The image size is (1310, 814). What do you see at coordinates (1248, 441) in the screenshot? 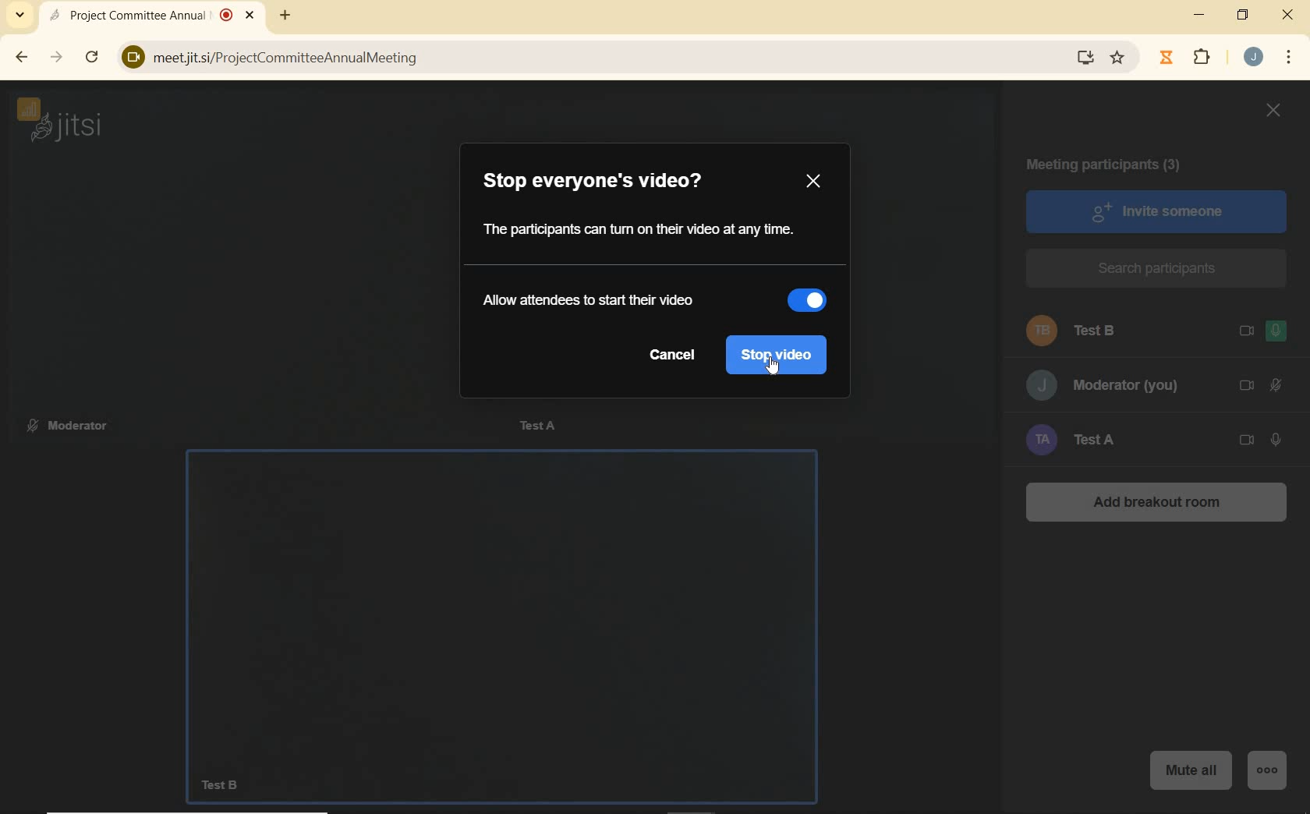
I see `CAMERA` at bounding box center [1248, 441].